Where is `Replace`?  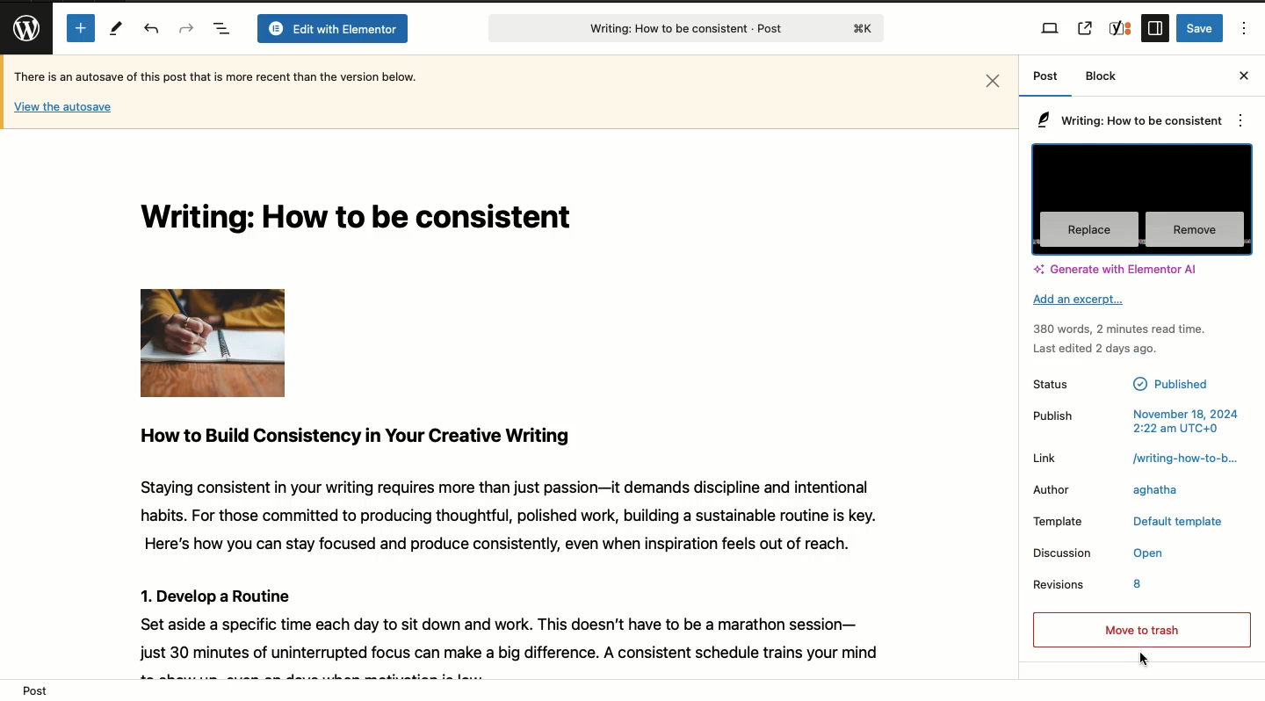 Replace is located at coordinates (1089, 230).